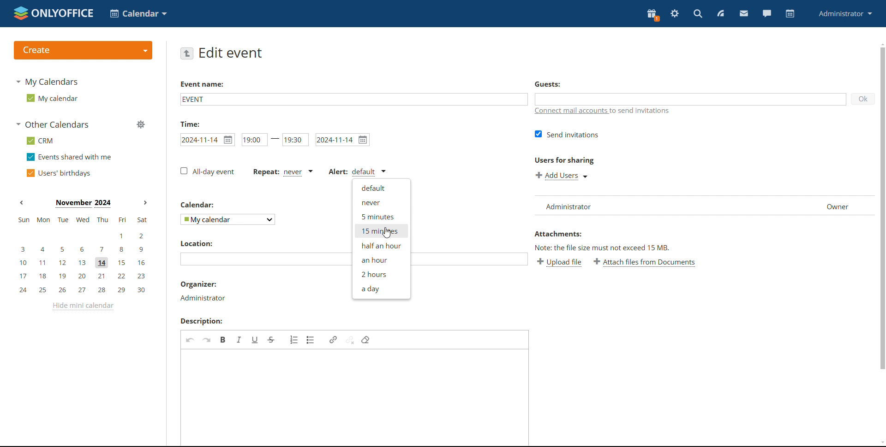 This screenshot has width=886, height=447. Describe the element at coordinates (206, 171) in the screenshot. I see `all-day event checkbox` at that location.